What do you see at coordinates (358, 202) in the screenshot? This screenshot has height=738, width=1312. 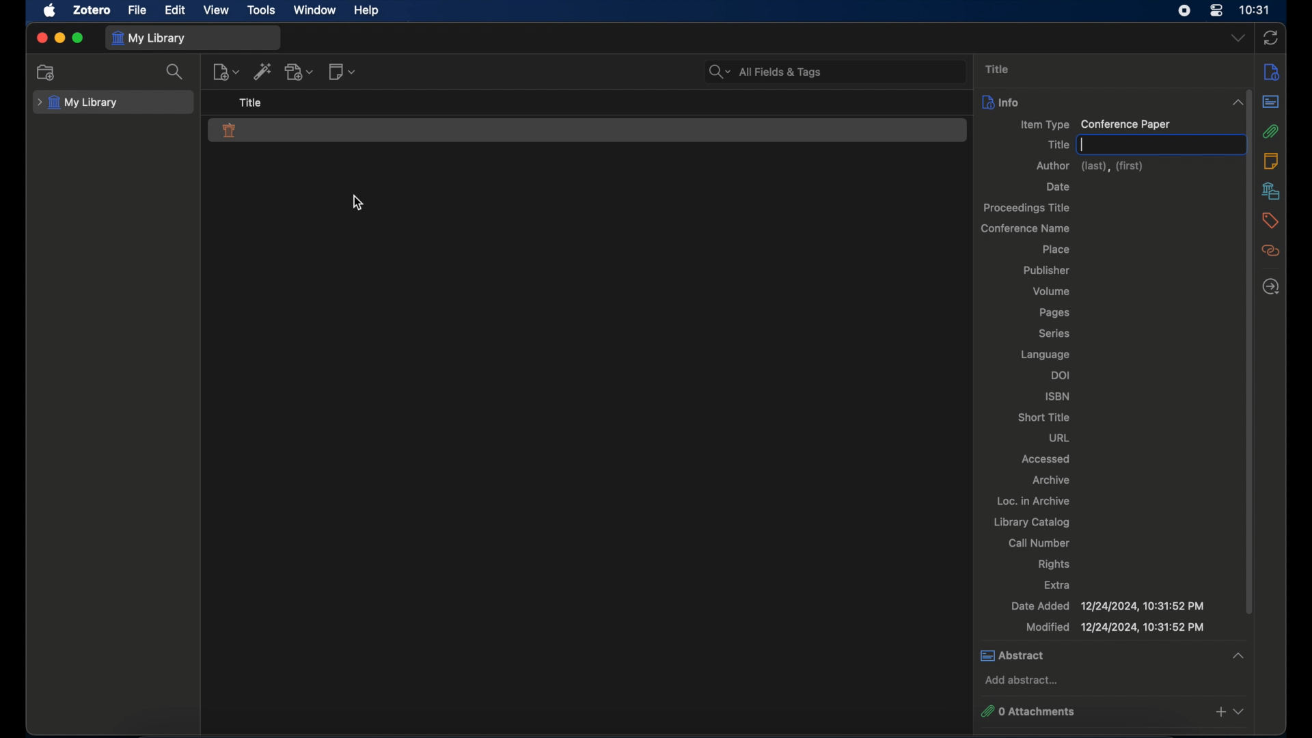 I see `cursor` at bounding box center [358, 202].